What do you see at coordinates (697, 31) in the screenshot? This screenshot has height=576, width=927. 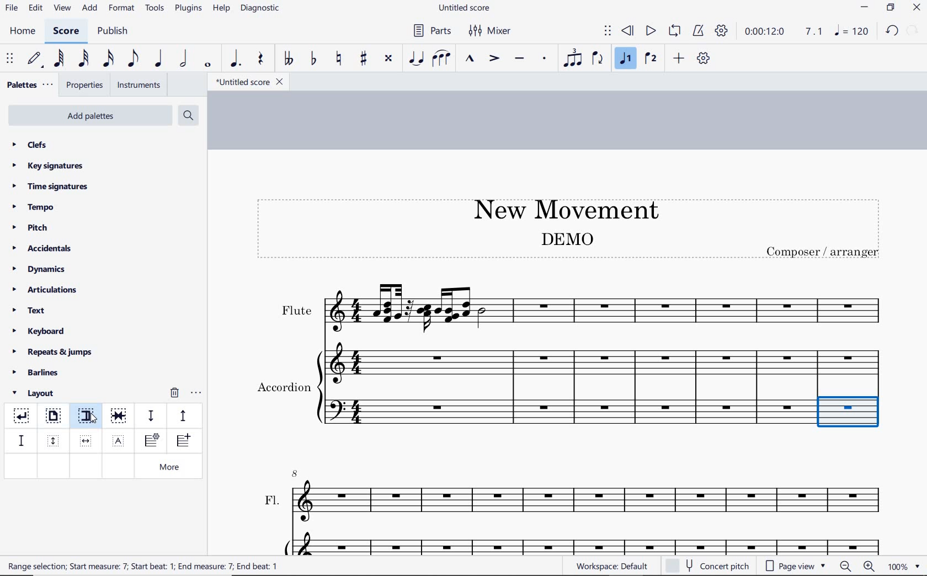 I see `metronome` at bounding box center [697, 31].